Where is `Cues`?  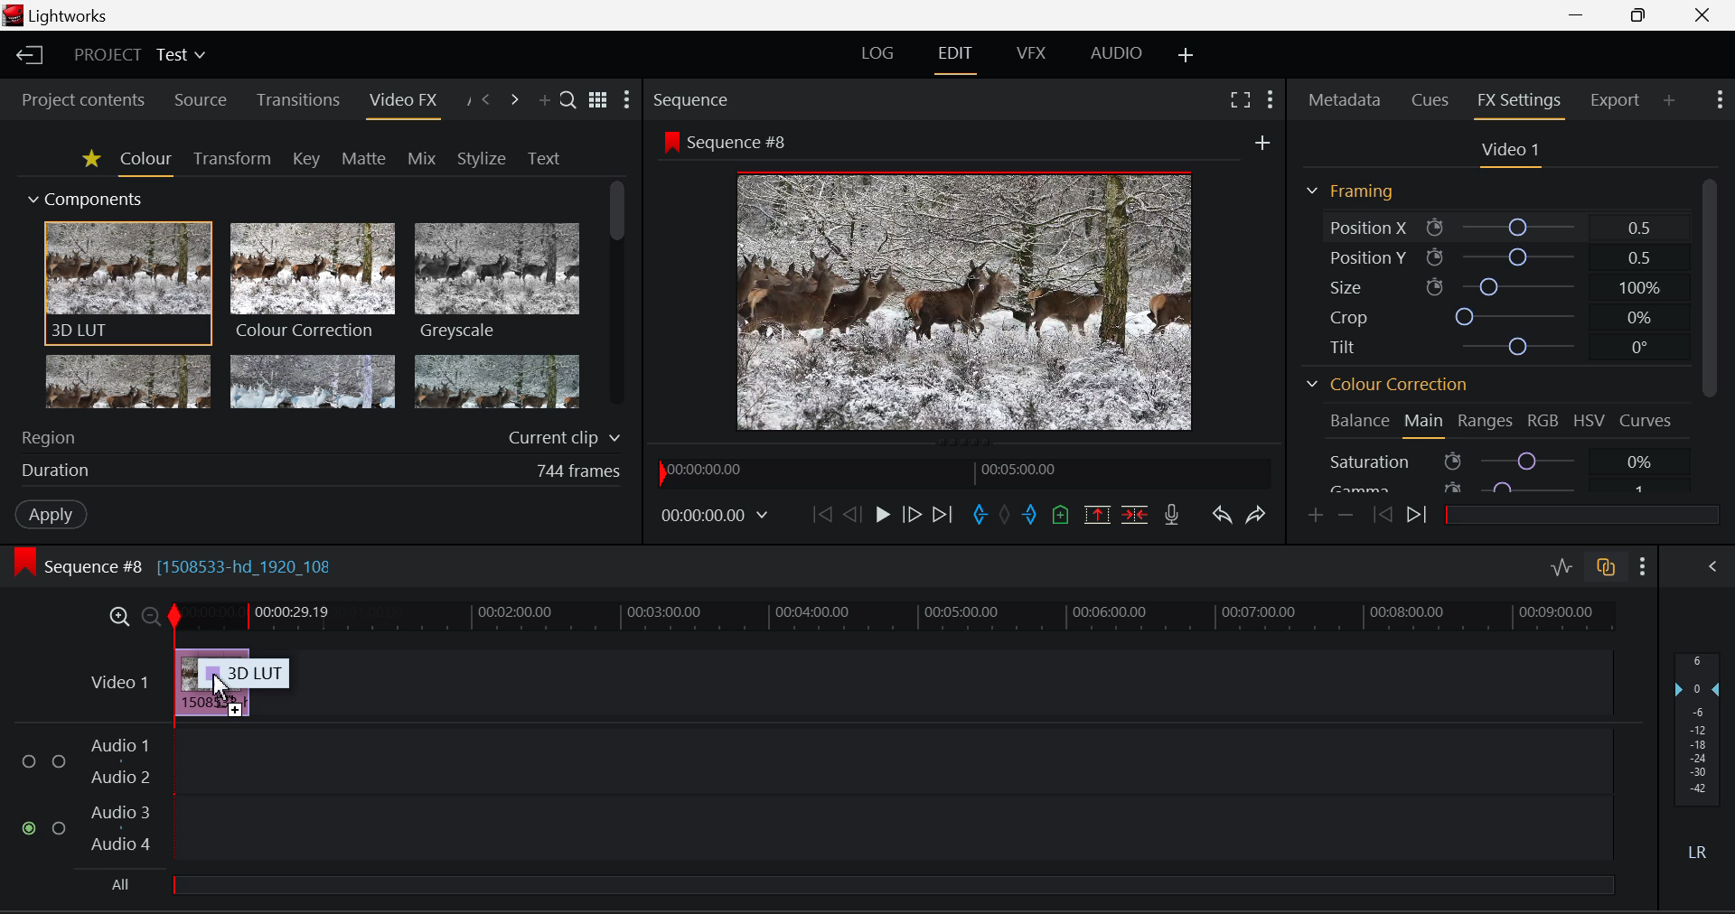
Cues is located at coordinates (1430, 100).